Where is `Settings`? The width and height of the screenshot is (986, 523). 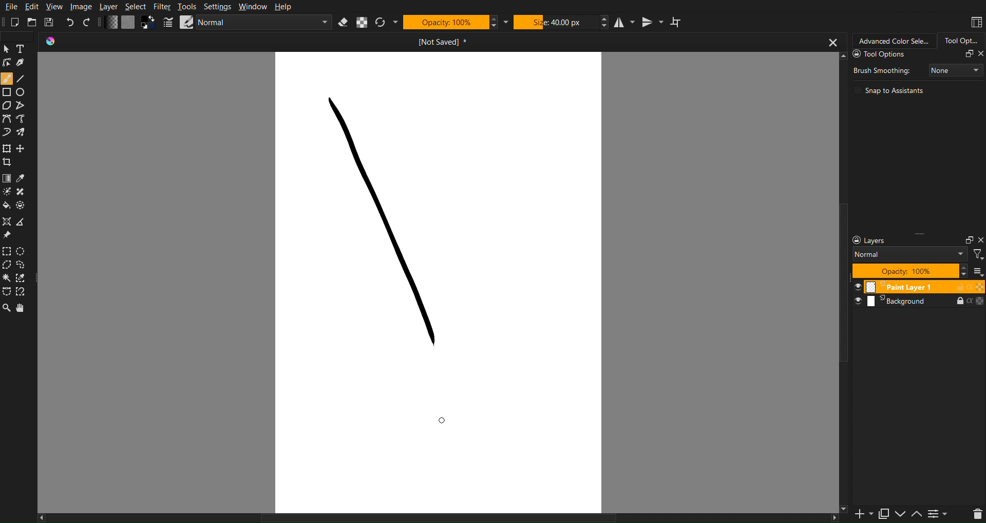
Settings is located at coordinates (217, 6).